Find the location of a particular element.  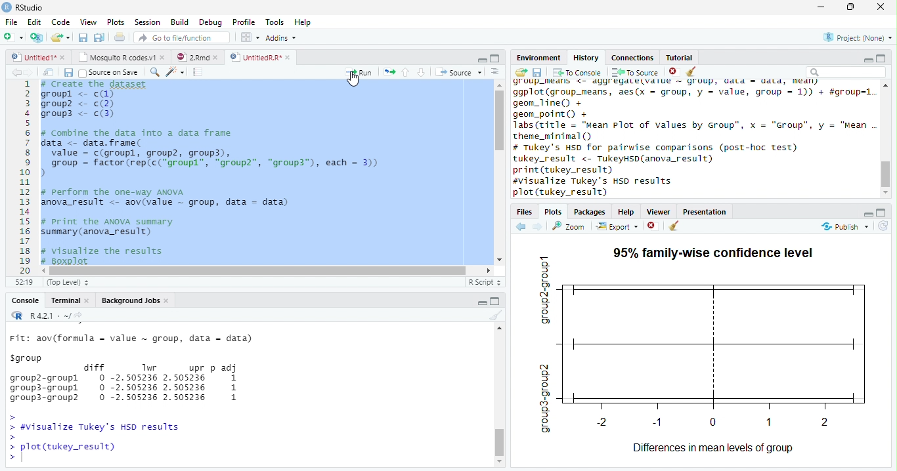

Next is located at coordinates (538, 227).